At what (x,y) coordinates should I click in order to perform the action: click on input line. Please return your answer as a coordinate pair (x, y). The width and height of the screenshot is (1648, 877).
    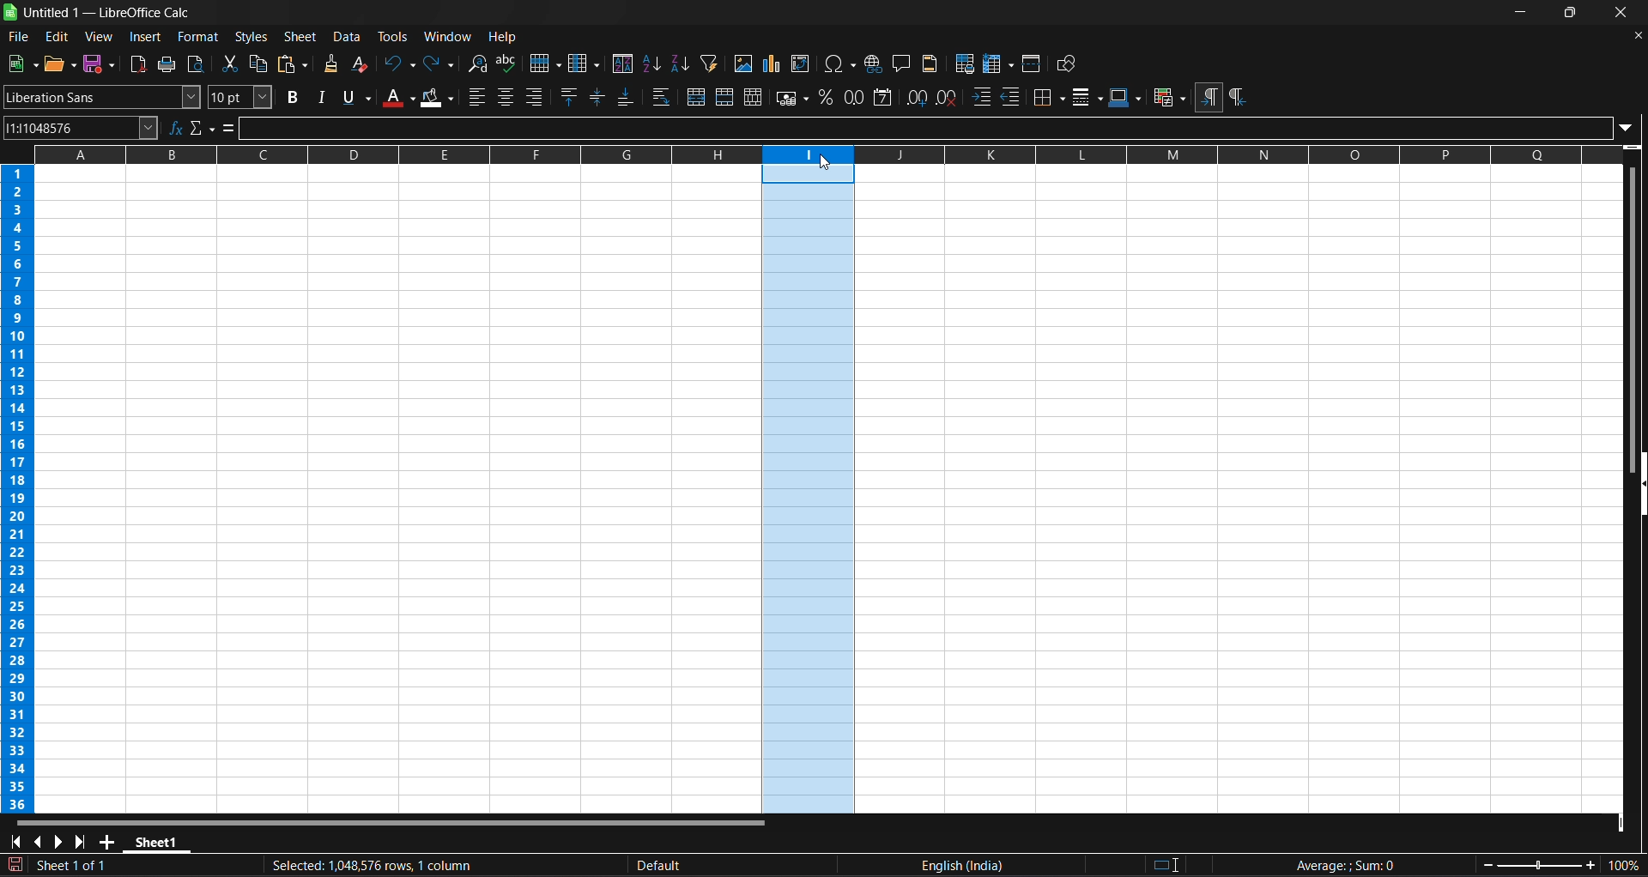
    Looking at the image, I should click on (936, 127).